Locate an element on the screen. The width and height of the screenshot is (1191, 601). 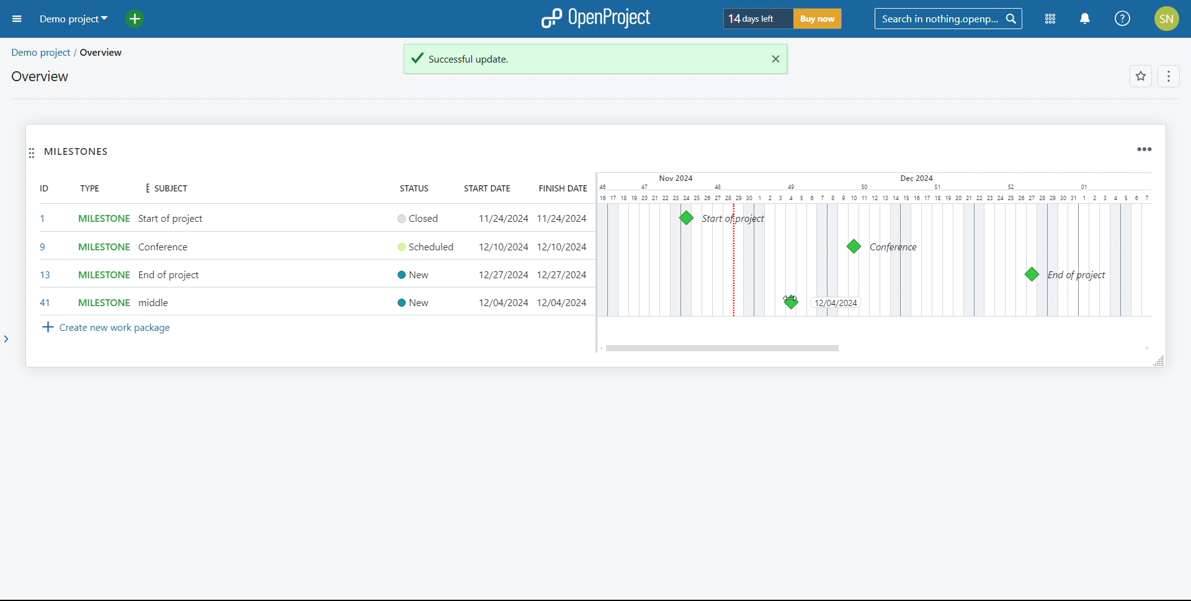
add to favorites is located at coordinates (1141, 76).